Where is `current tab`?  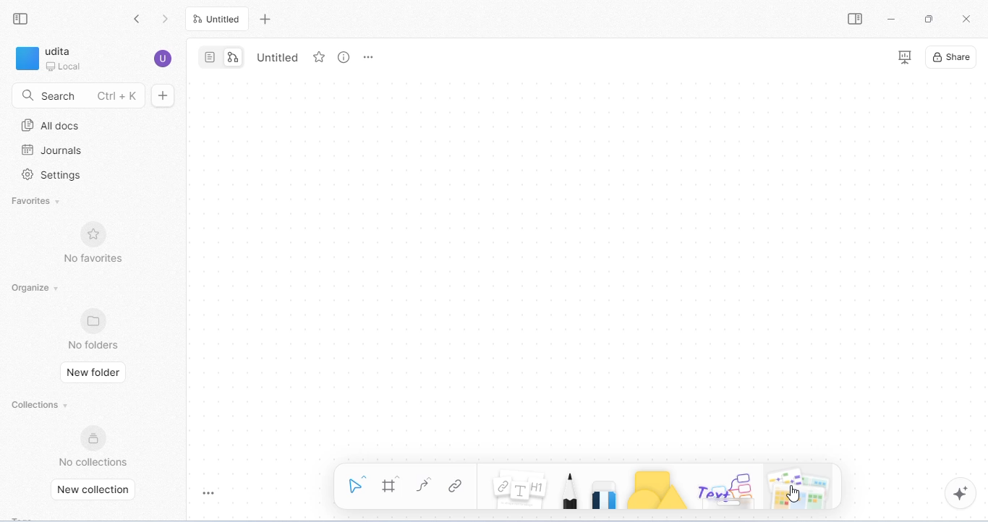 current tab is located at coordinates (217, 19).